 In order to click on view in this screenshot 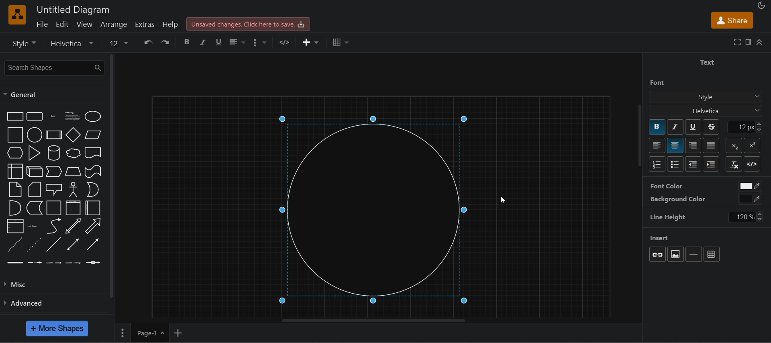, I will do `click(86, 25)`.